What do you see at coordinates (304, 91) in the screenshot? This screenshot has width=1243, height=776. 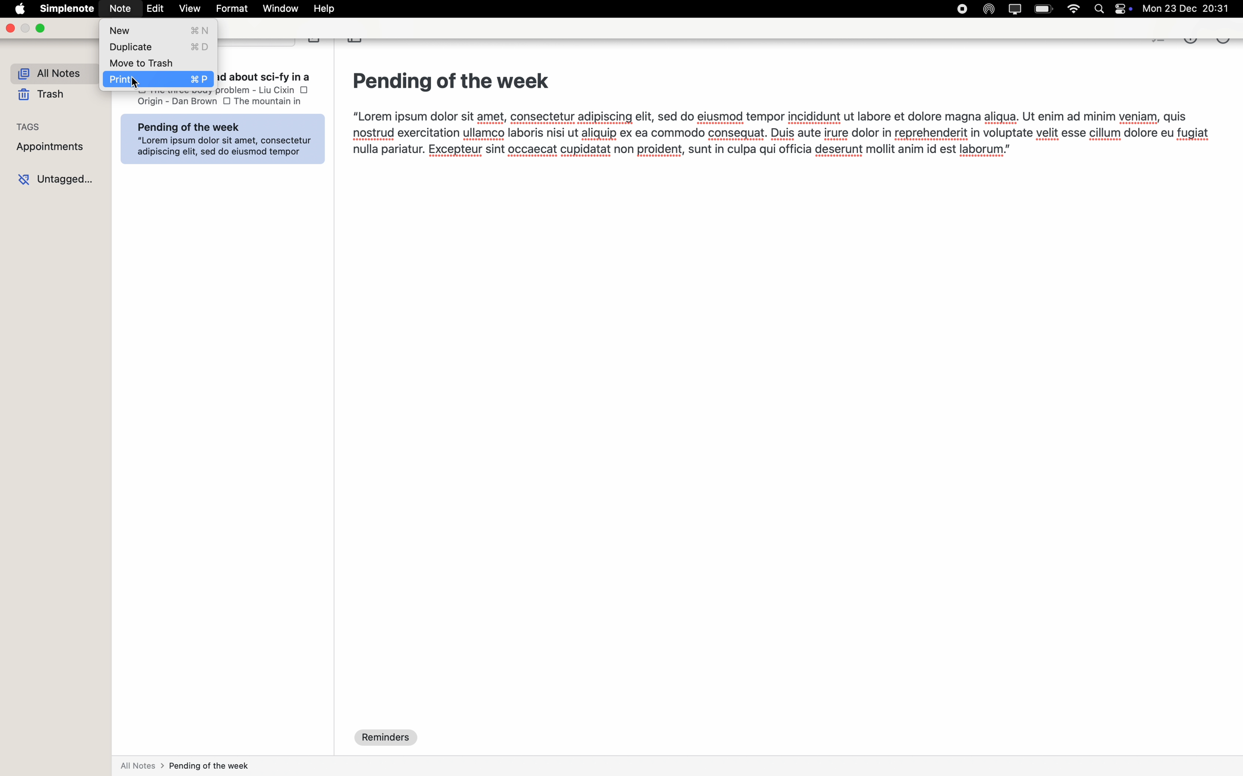 I see `checkbox` at bounding box center [304, 91].